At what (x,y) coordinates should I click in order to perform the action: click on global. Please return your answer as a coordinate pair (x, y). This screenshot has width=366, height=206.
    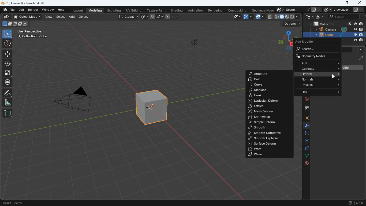
    Looking at the image, I should click on (128, 17).